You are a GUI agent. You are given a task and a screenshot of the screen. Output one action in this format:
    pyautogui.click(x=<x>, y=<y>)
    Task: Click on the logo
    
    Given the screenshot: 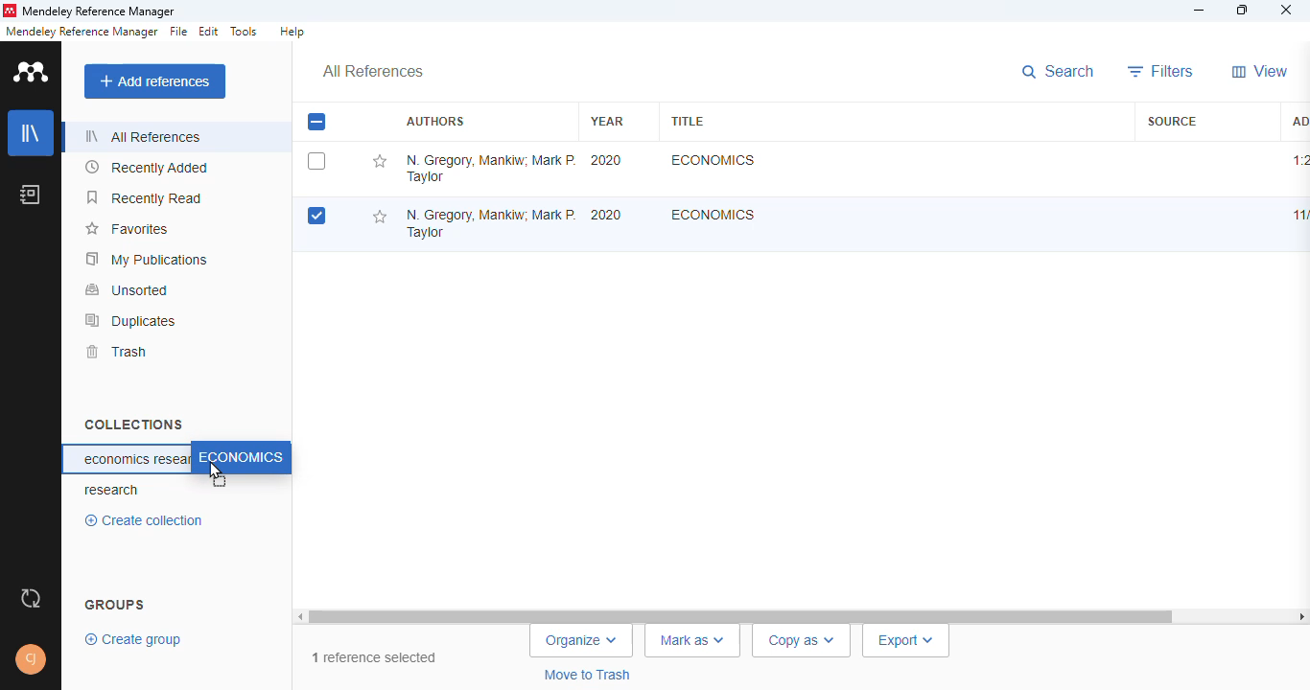 What is the action you would take?
    pyautogui.click(x=9, y=11)
    